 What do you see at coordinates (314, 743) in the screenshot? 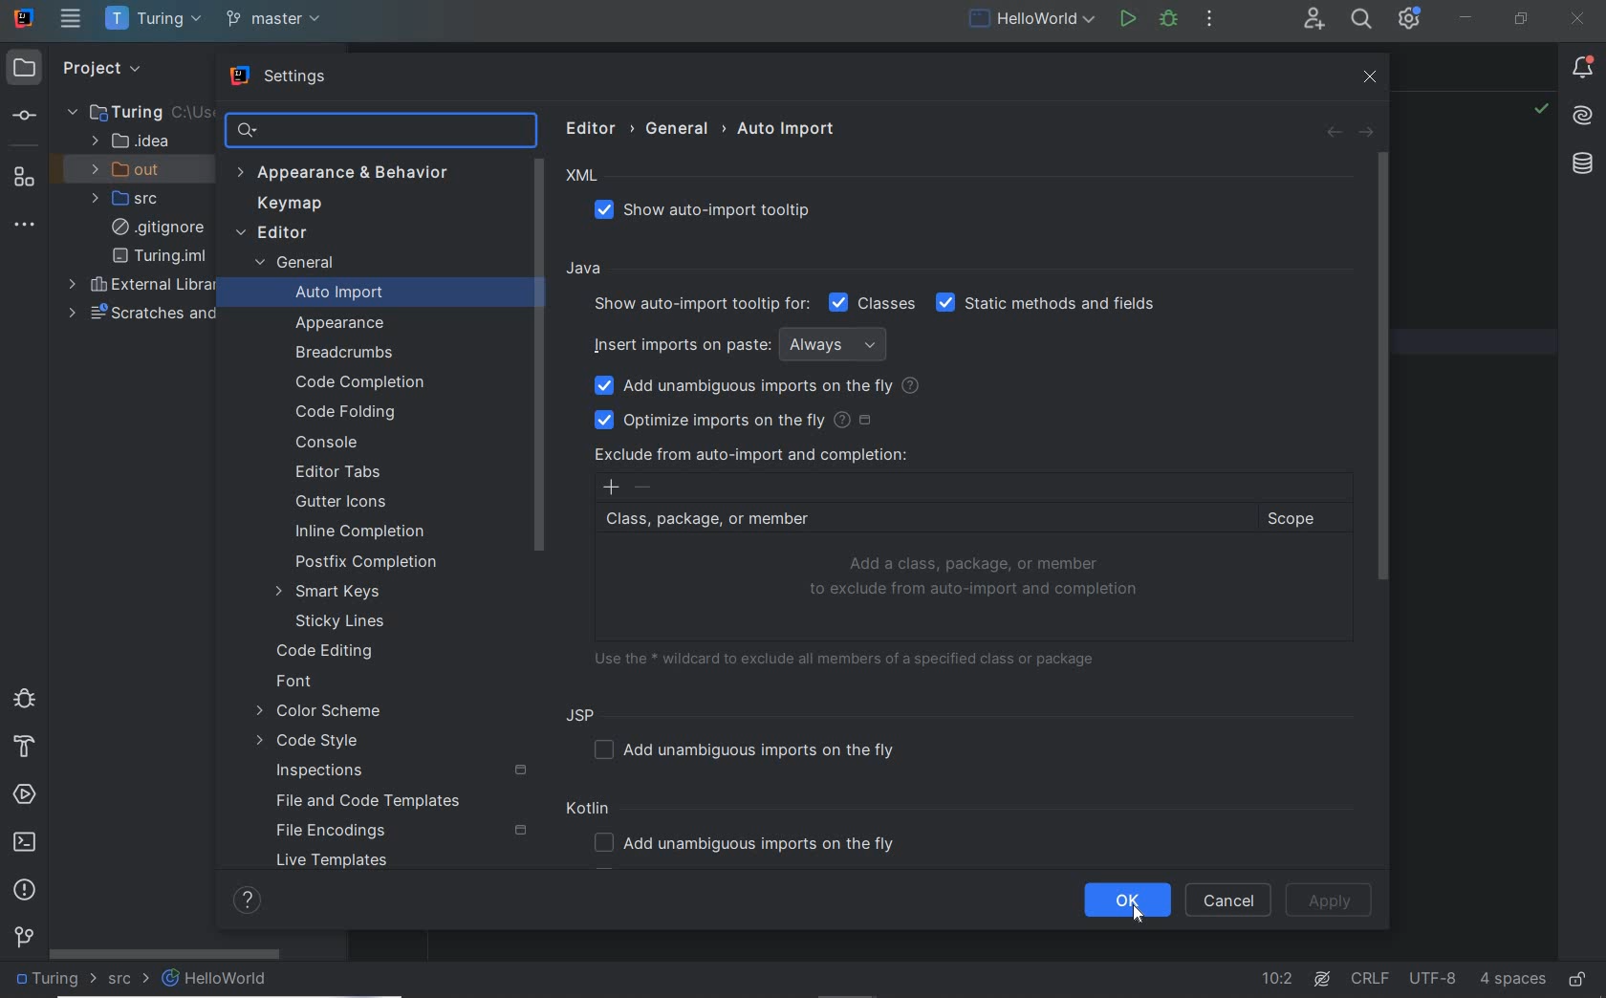
I see `CODE STYLE` at bounding box center [314, 743].